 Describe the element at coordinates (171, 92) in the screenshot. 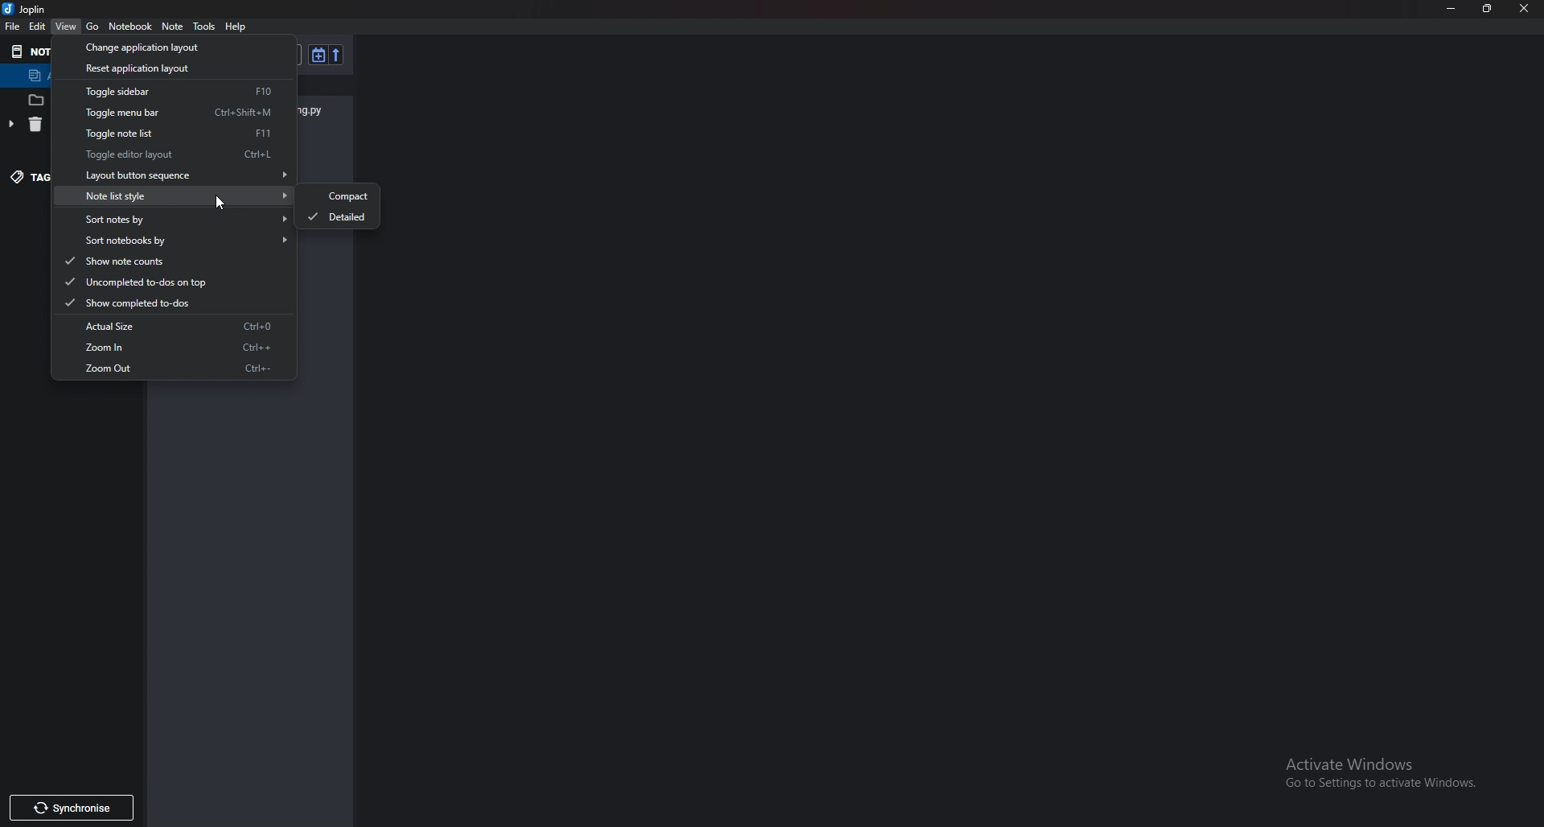

I see `Toggle sidebar` at that location.